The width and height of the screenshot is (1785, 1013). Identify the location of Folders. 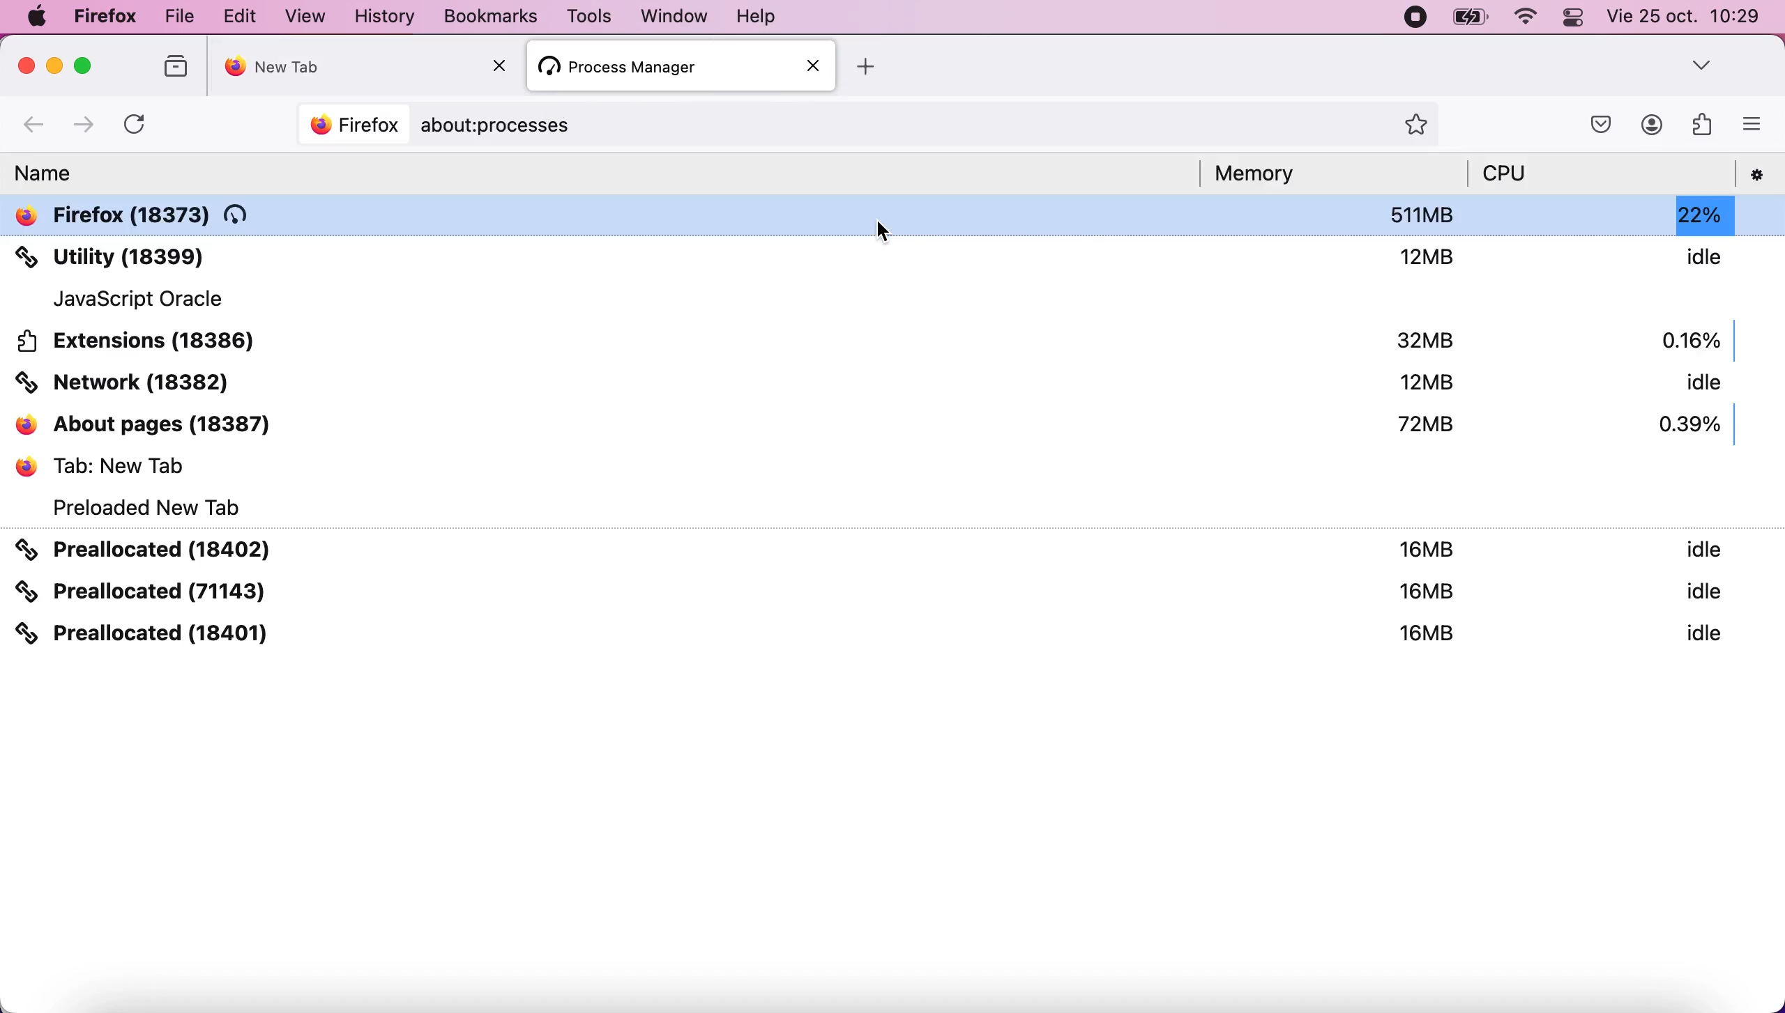
(178, 66).